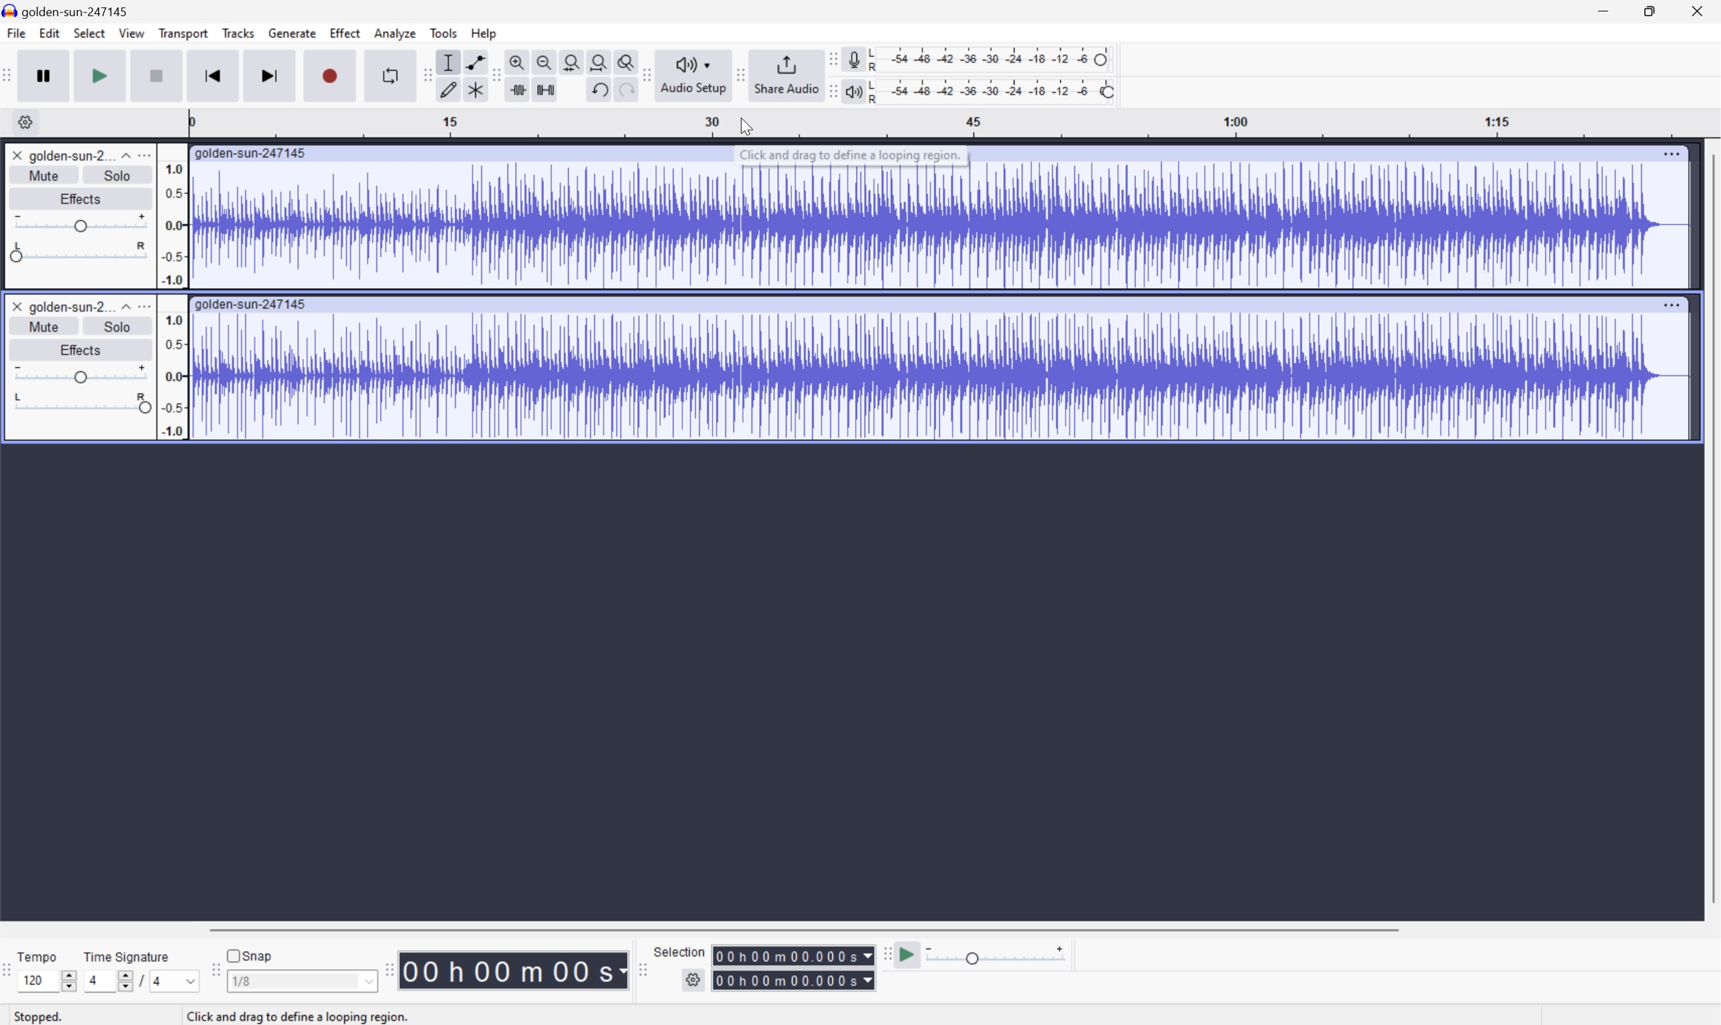 This screenshot has width=1721, height=1025. What do you see at coordinates (91, 35) in the screenshot?
I see `Select` at bounding box center [91, 35].